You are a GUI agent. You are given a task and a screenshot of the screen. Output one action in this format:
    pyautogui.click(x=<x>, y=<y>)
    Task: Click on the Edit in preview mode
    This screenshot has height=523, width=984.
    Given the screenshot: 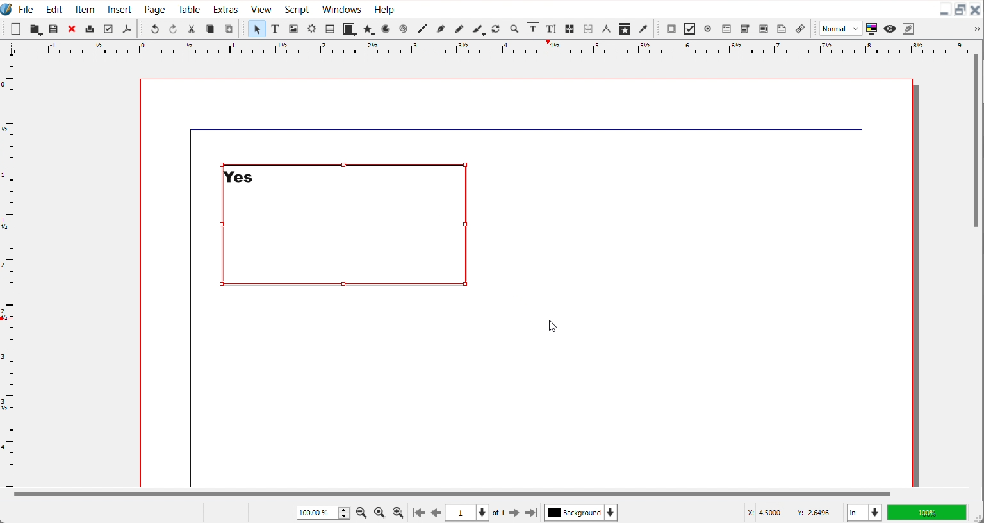 What is the action you would take?
    pyautogui.click(x=909, y=28)
    